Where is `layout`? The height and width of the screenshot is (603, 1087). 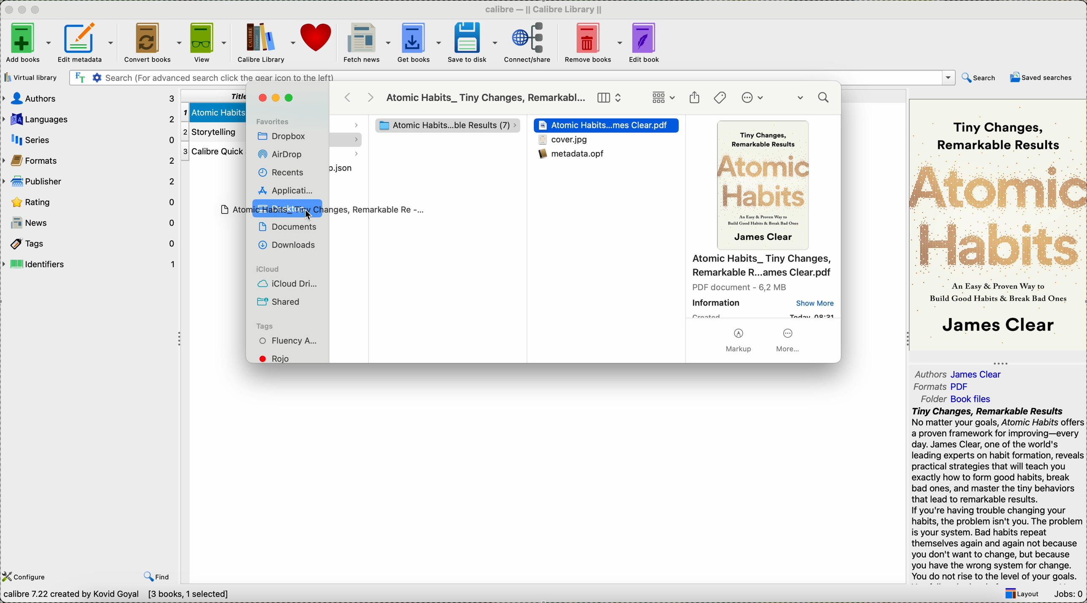 layout is located at coordinates (1021, 595).